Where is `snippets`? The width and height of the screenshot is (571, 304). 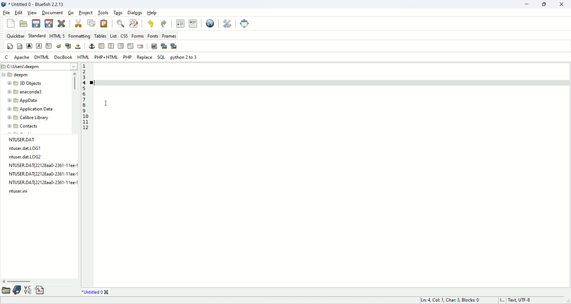
snippets is located at coordinates (41, 291).